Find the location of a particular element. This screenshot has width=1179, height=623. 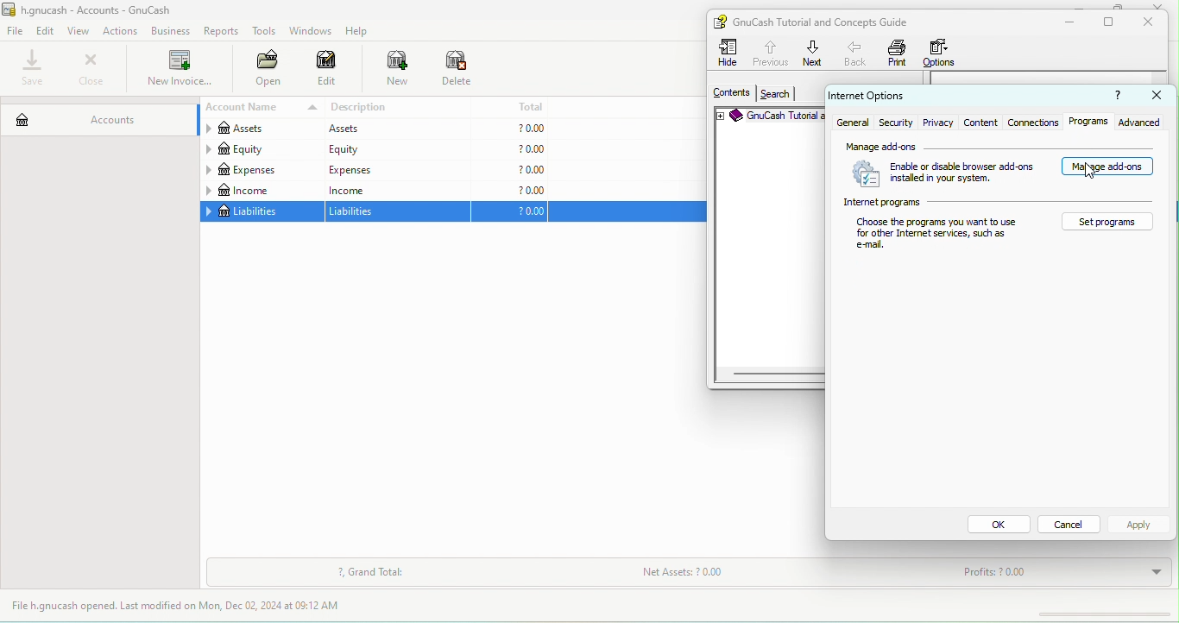

print is located at coordinates (898, 53).